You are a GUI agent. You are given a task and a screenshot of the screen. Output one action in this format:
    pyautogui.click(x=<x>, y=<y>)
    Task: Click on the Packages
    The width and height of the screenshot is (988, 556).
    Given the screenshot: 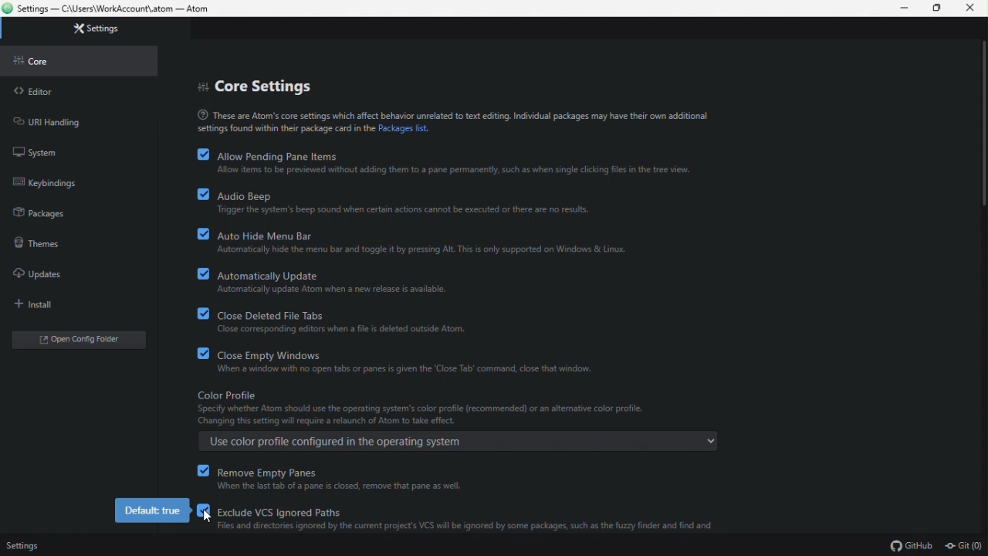 What is the action you would take?
    pyautogui.click(x=77, y=207)
    